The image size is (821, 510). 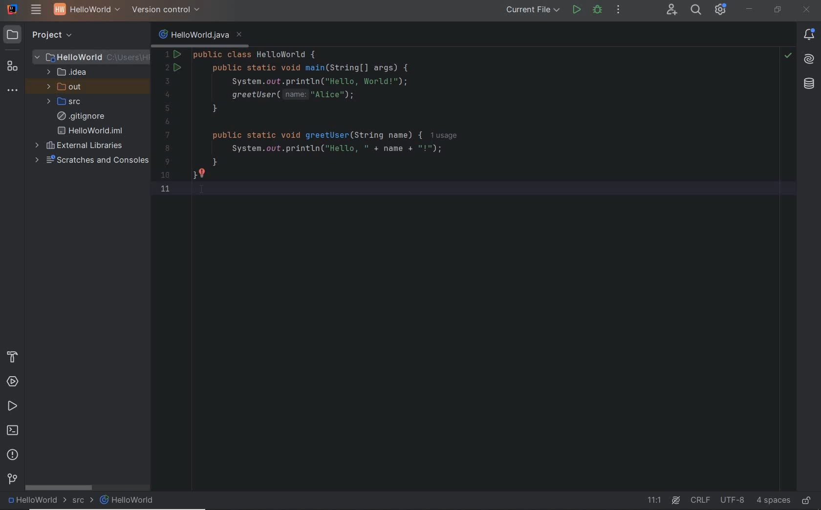 I want to click on run, so click(x=13, y=407).